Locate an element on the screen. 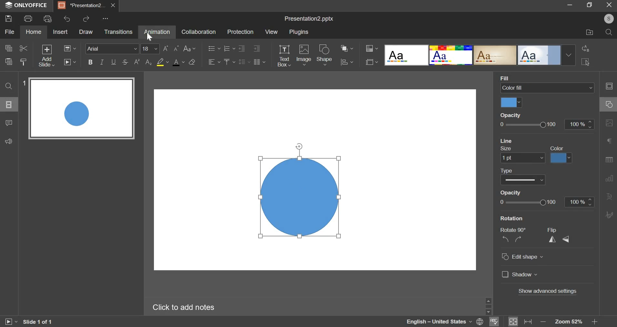 The height and width of the screenshot is (327, 617). convert is located at coordinates (586, 49).